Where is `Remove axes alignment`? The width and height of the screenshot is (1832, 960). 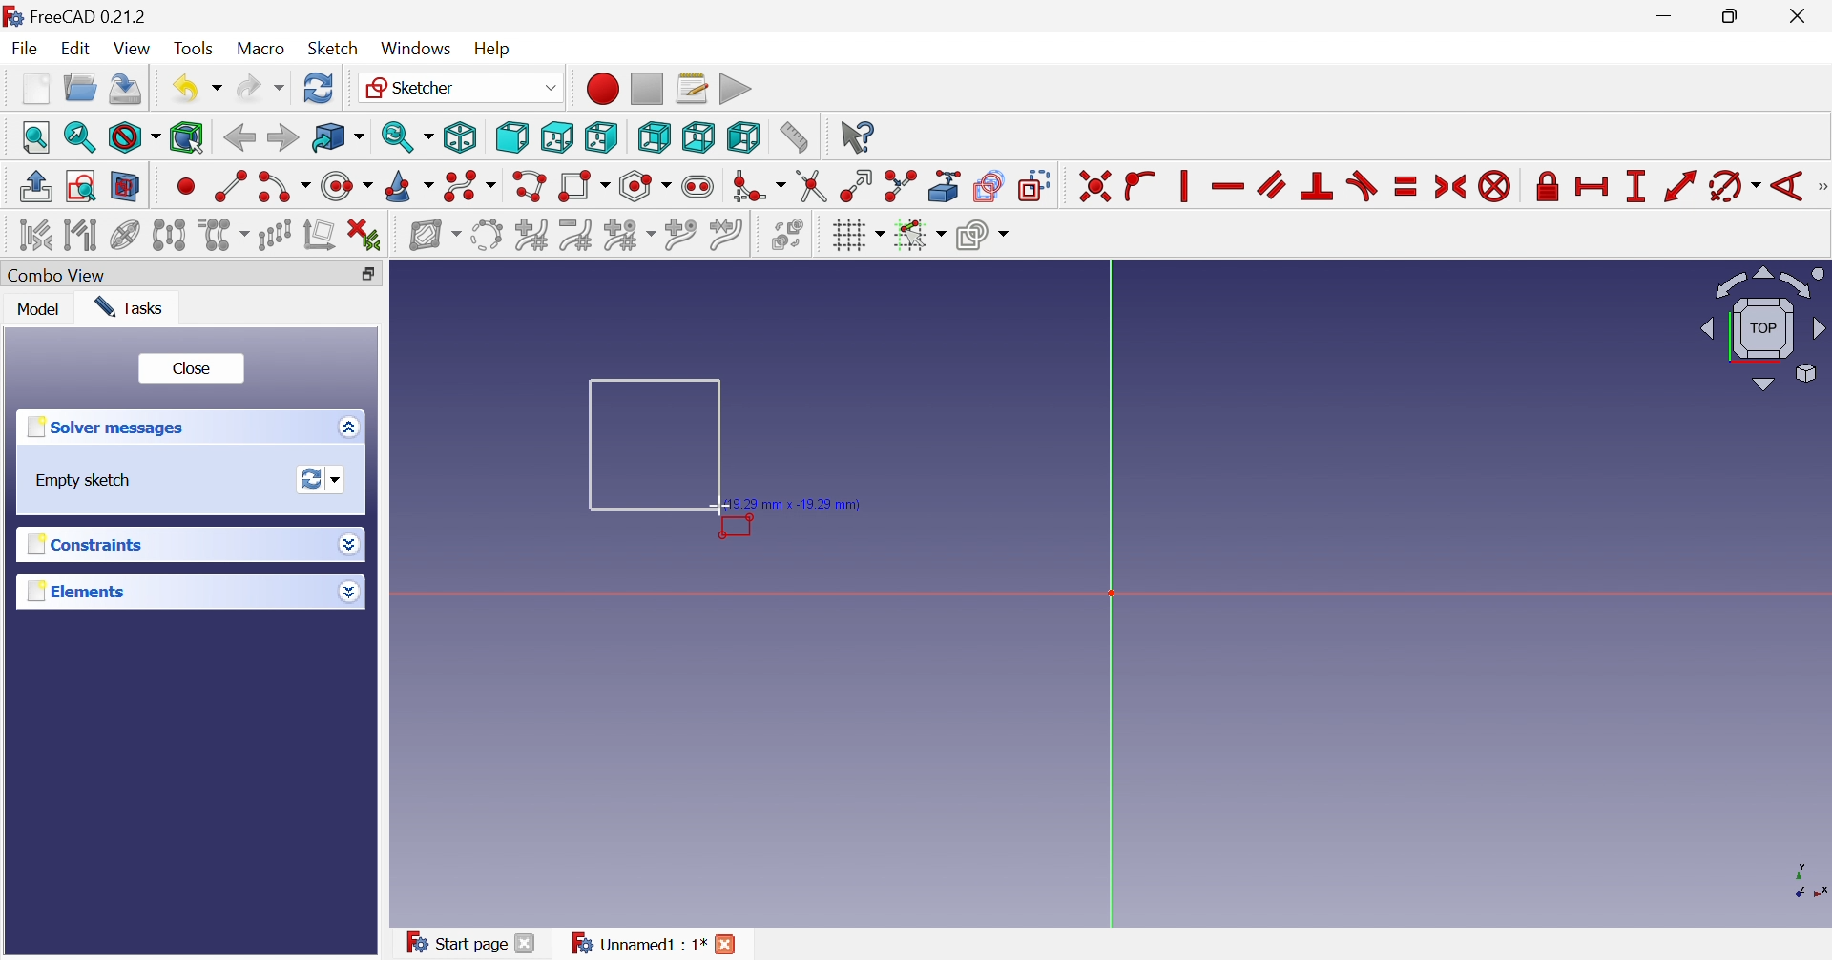
Remove axes alignment is located at coordinates (321, 237).